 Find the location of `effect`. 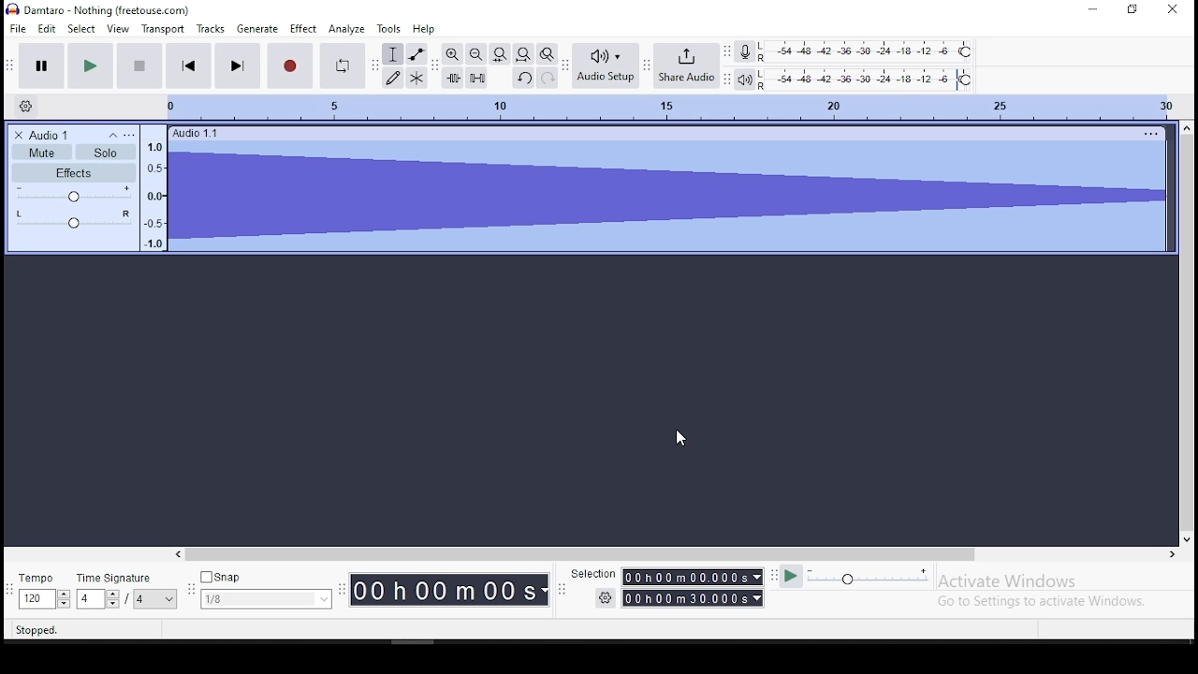

effect is located at coordinates (304, 29).